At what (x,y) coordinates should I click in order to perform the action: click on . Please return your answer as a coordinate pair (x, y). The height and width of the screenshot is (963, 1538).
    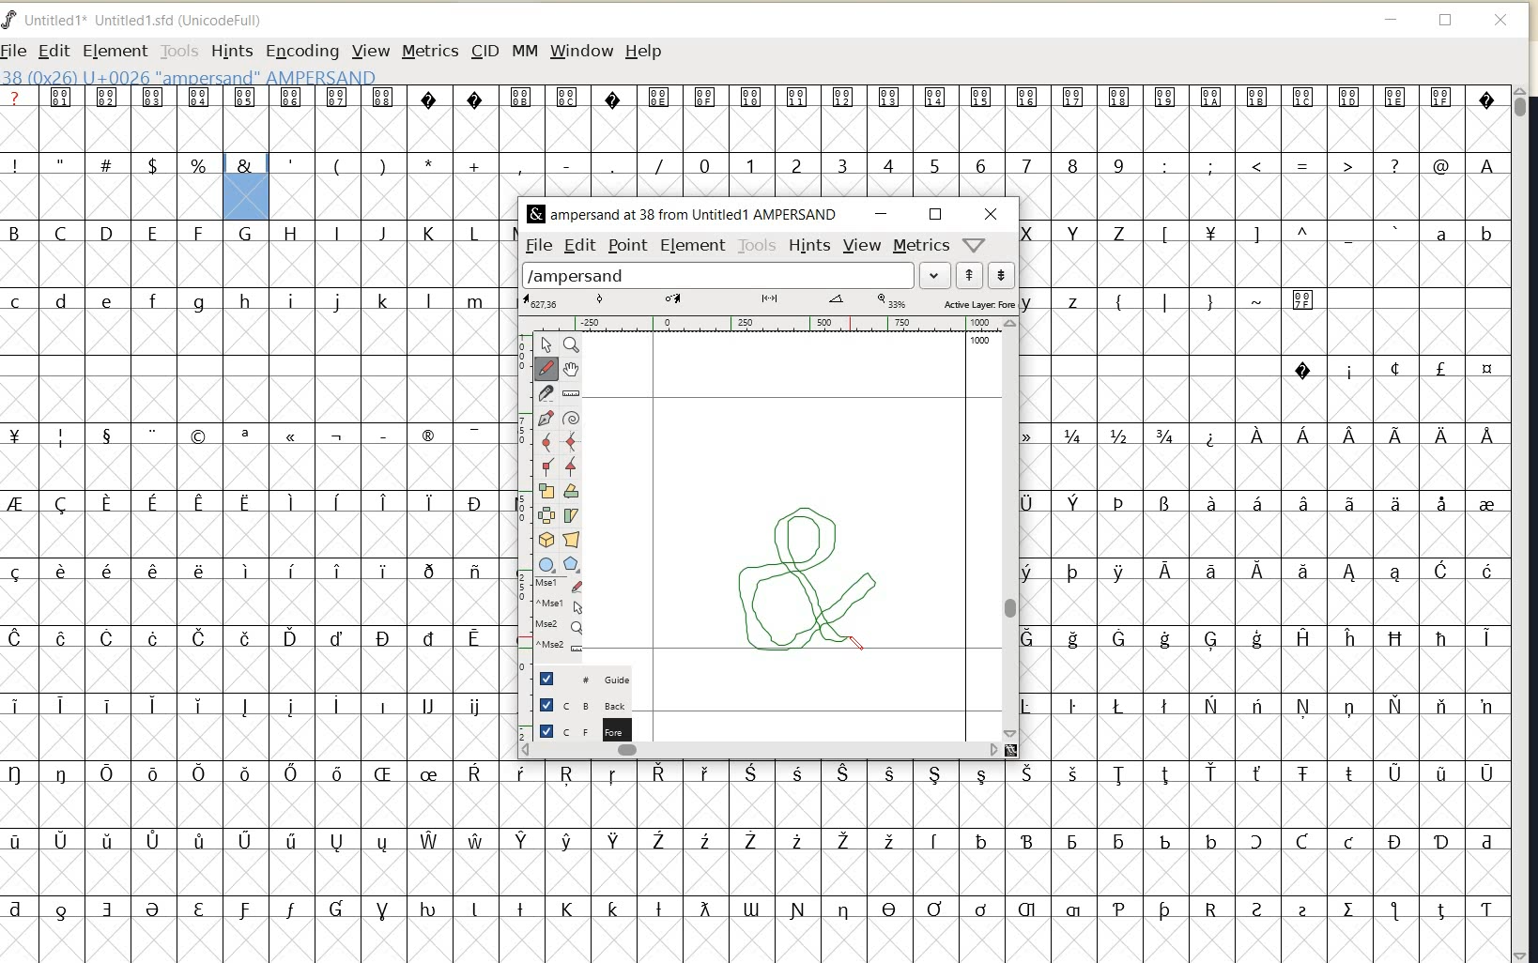
    Looking at the image, I should click on (574, 565).